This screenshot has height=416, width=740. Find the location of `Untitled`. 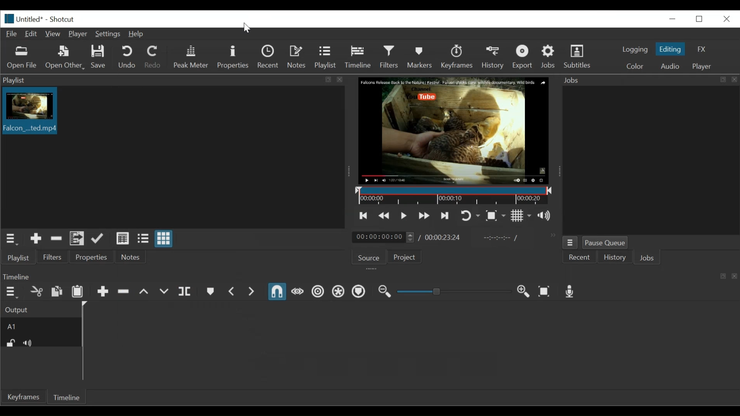

Untitled is located at coordinates (22, 19).